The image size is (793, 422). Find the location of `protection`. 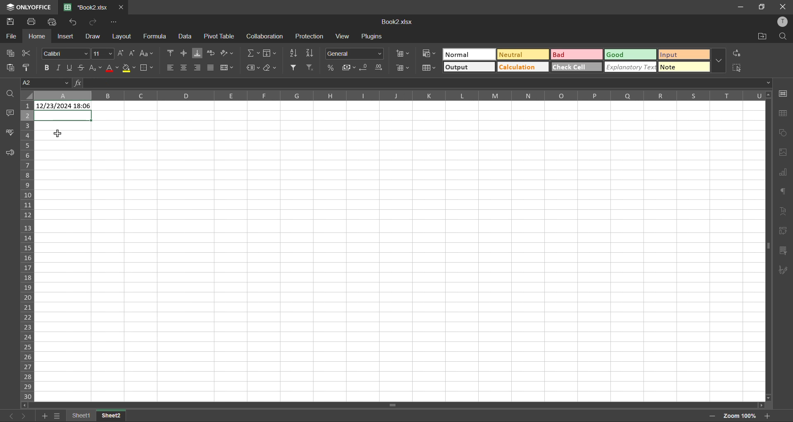

protection is located at coordinates (310, 36).